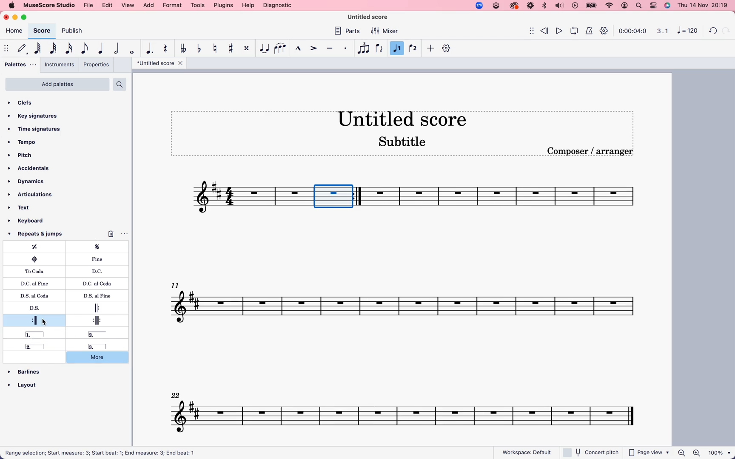 This screenshot has height=459, width=735. What do you see at coordinates (36, 334) in the screenshot?
I see `prima volta` at bounding box center [36, 334].